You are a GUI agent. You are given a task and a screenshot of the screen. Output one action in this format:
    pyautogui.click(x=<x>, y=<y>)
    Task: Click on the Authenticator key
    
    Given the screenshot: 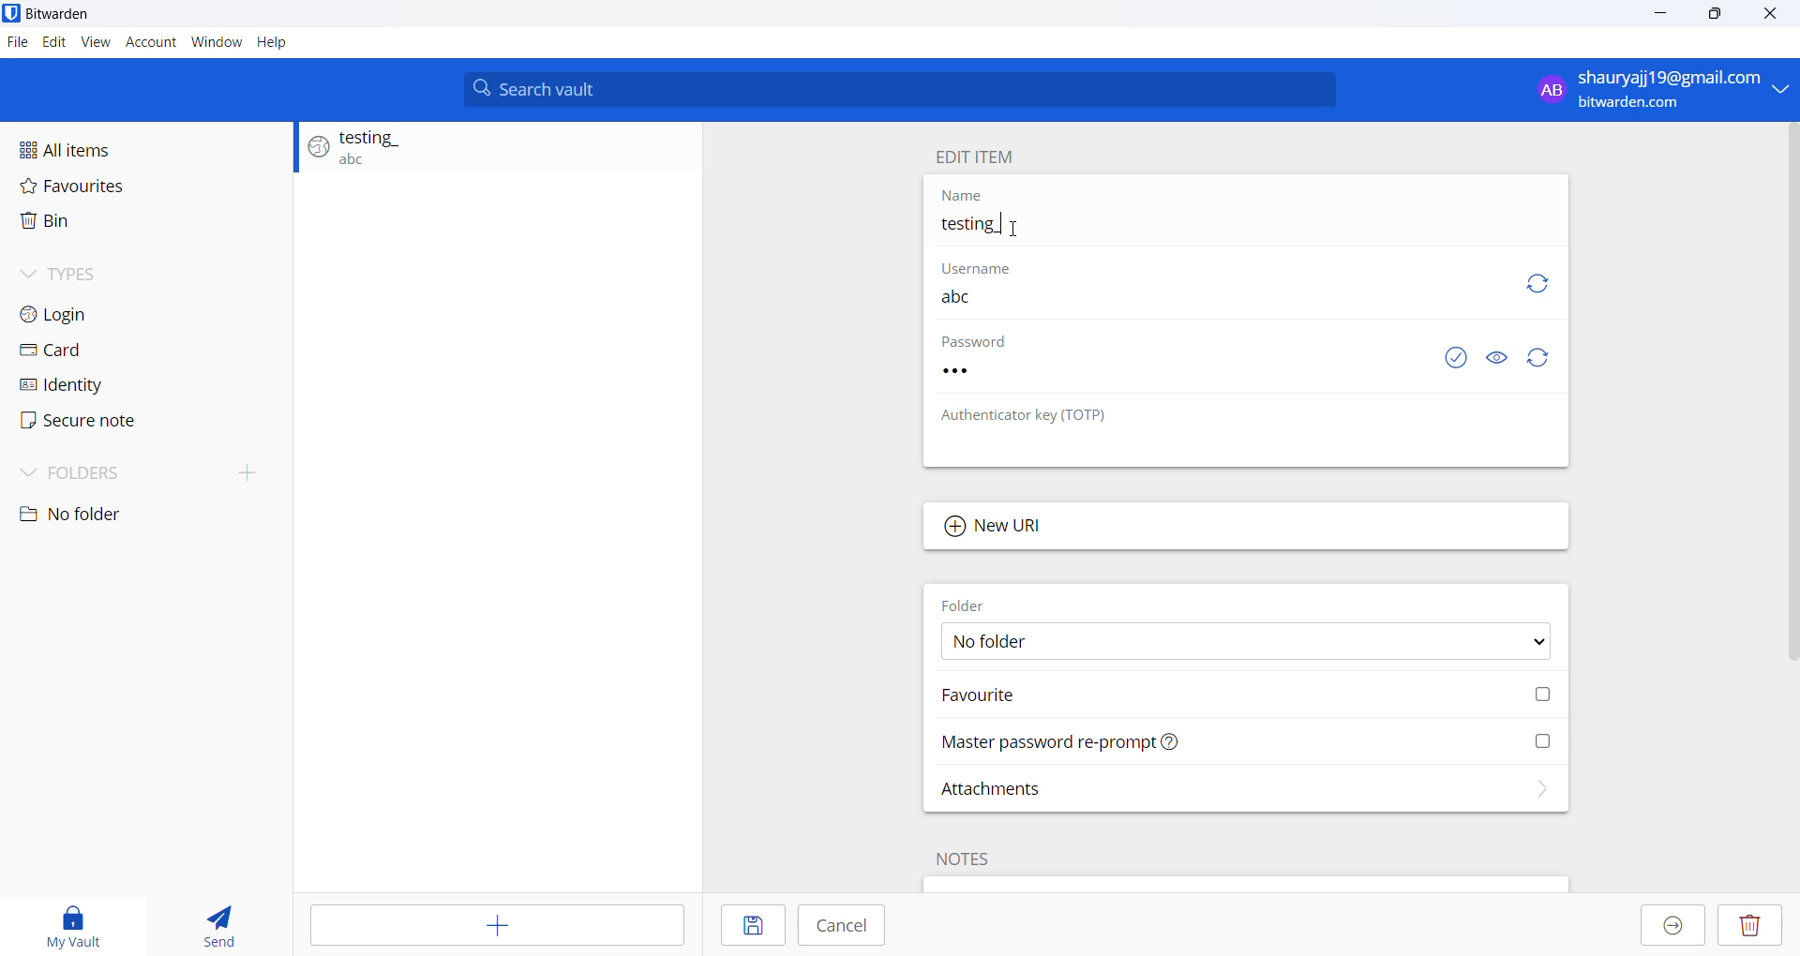 What is the action you would take?
    pyautogui.click(x=1021, y=417)
    